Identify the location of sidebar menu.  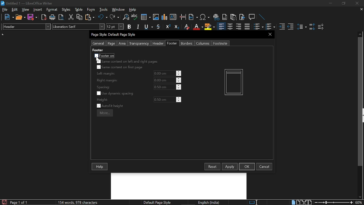
(363, 115).